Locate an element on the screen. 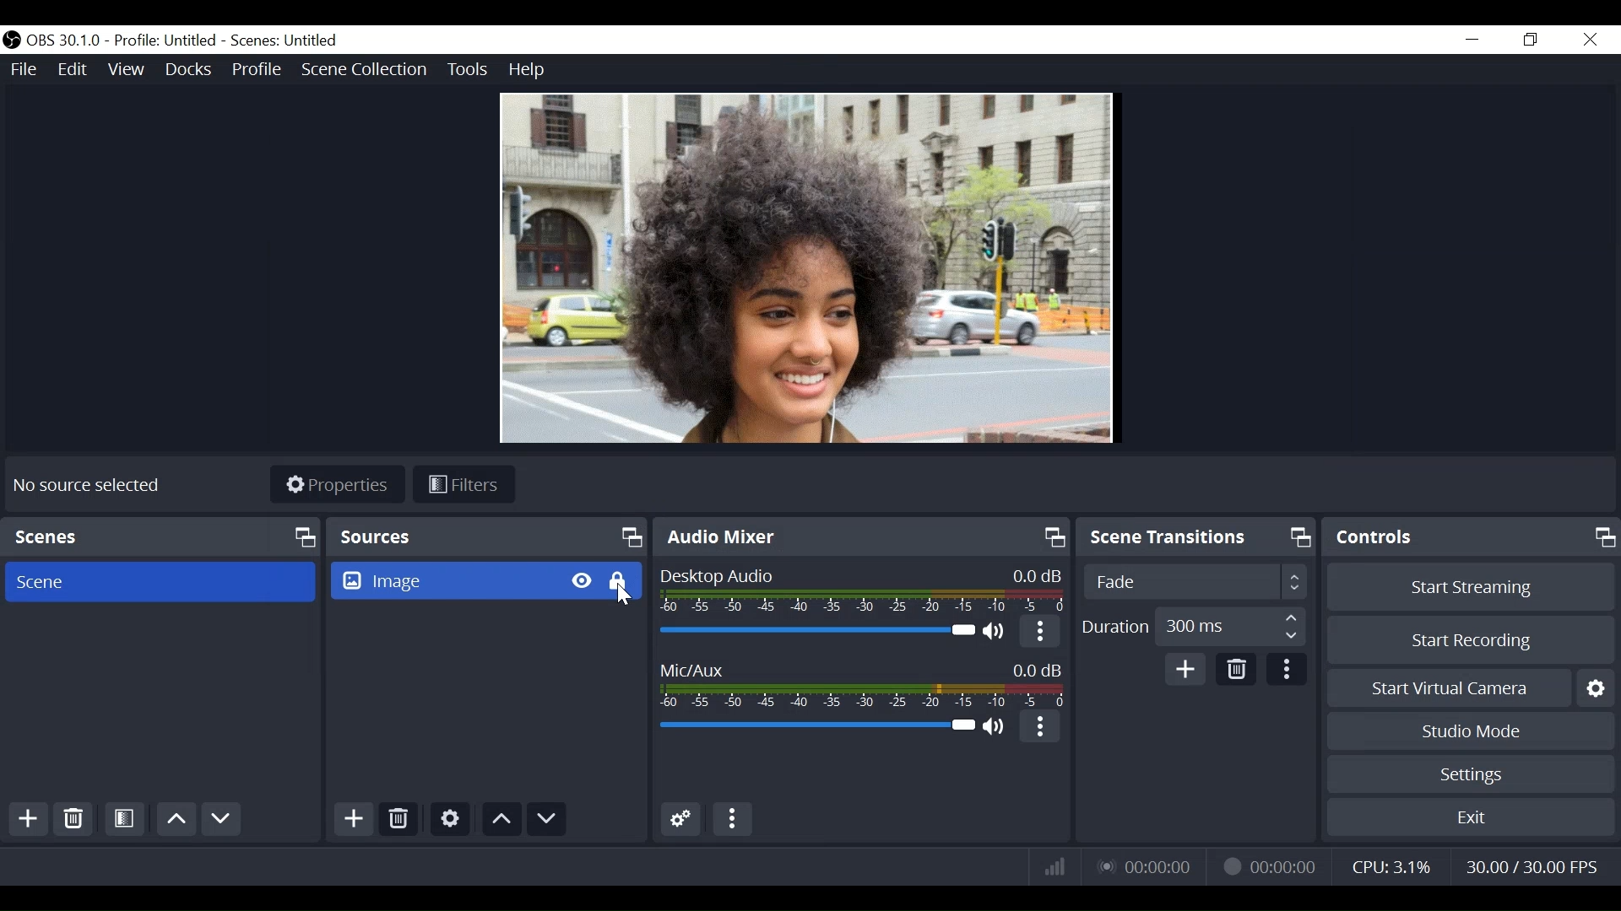 The image size is (1621, 911). Scene Transition is located at coordinates (1197, 538).